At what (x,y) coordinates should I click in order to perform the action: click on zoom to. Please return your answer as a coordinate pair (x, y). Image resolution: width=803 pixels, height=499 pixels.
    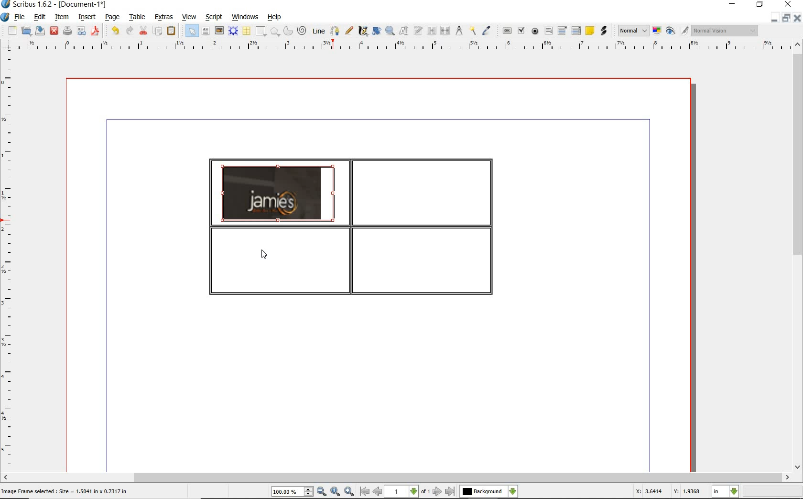
    Looking at the image, I should click on (335, 492).